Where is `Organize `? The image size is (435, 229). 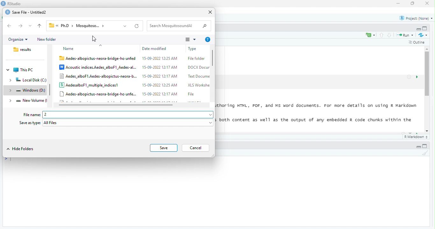
Organize  is located at coordinates (18, 40).